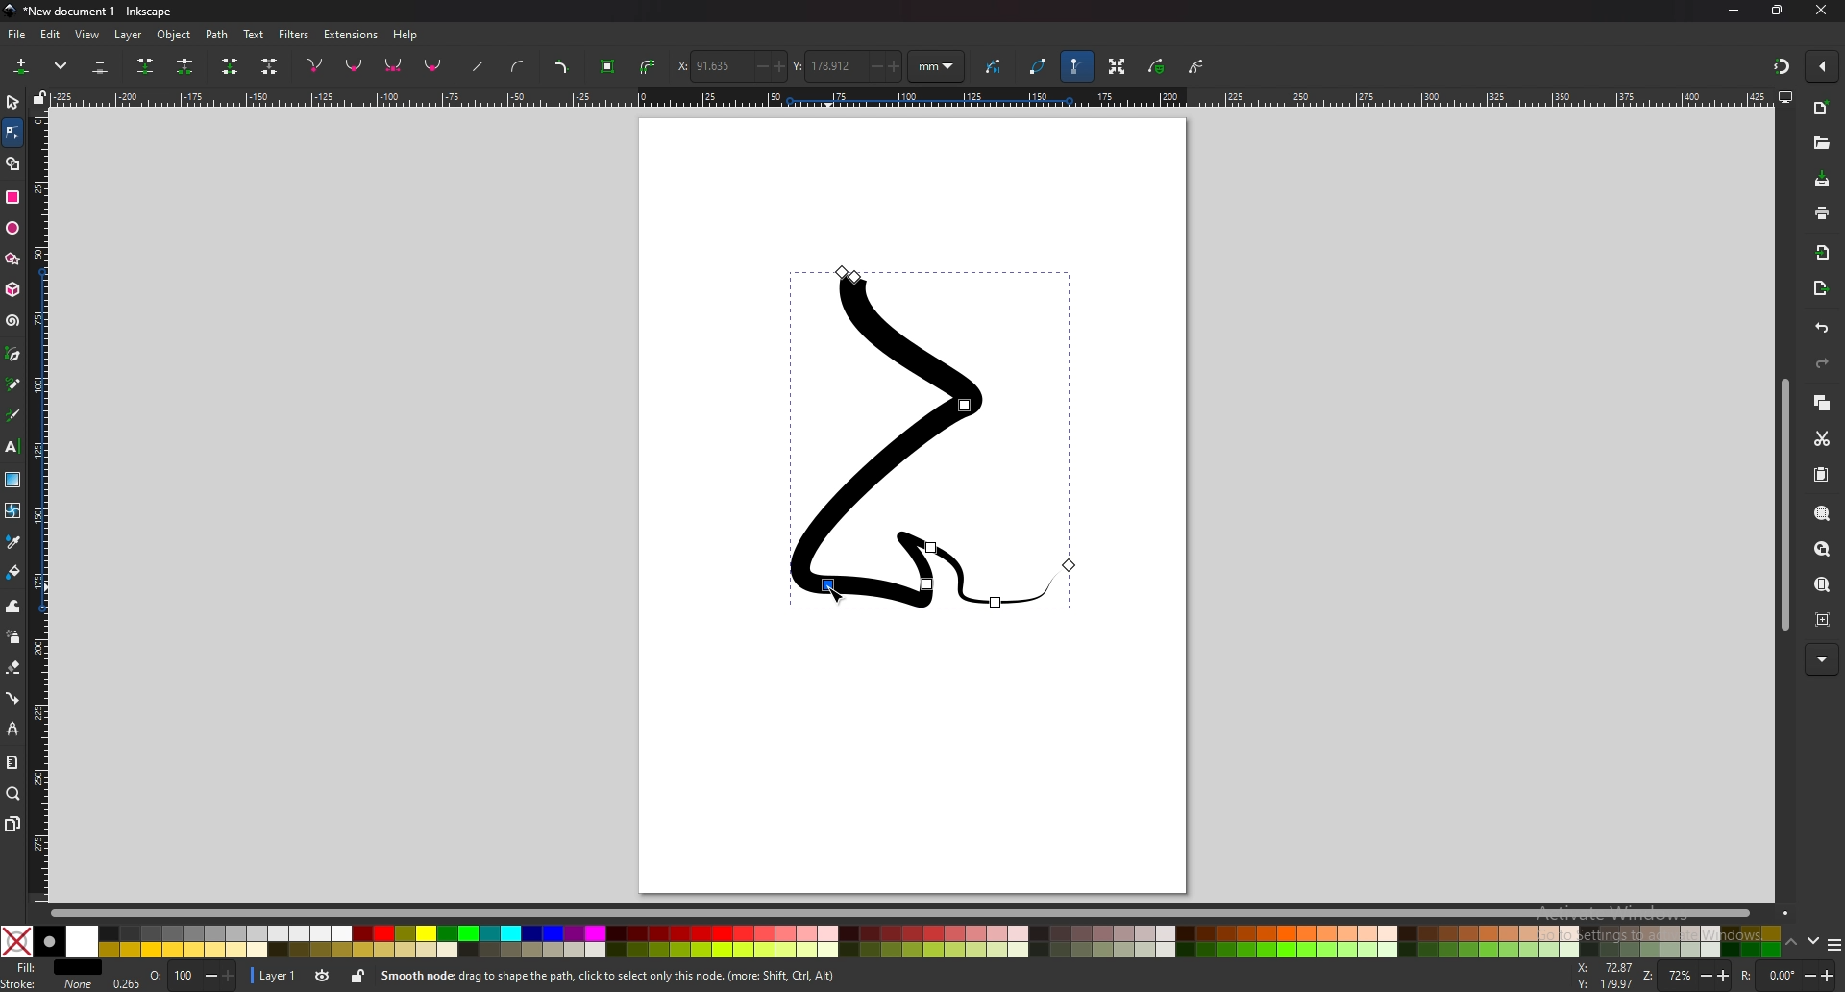 Image resolution: width=1845 pixels, height=992 pixels. I want to click on lock, so click(357, 979).